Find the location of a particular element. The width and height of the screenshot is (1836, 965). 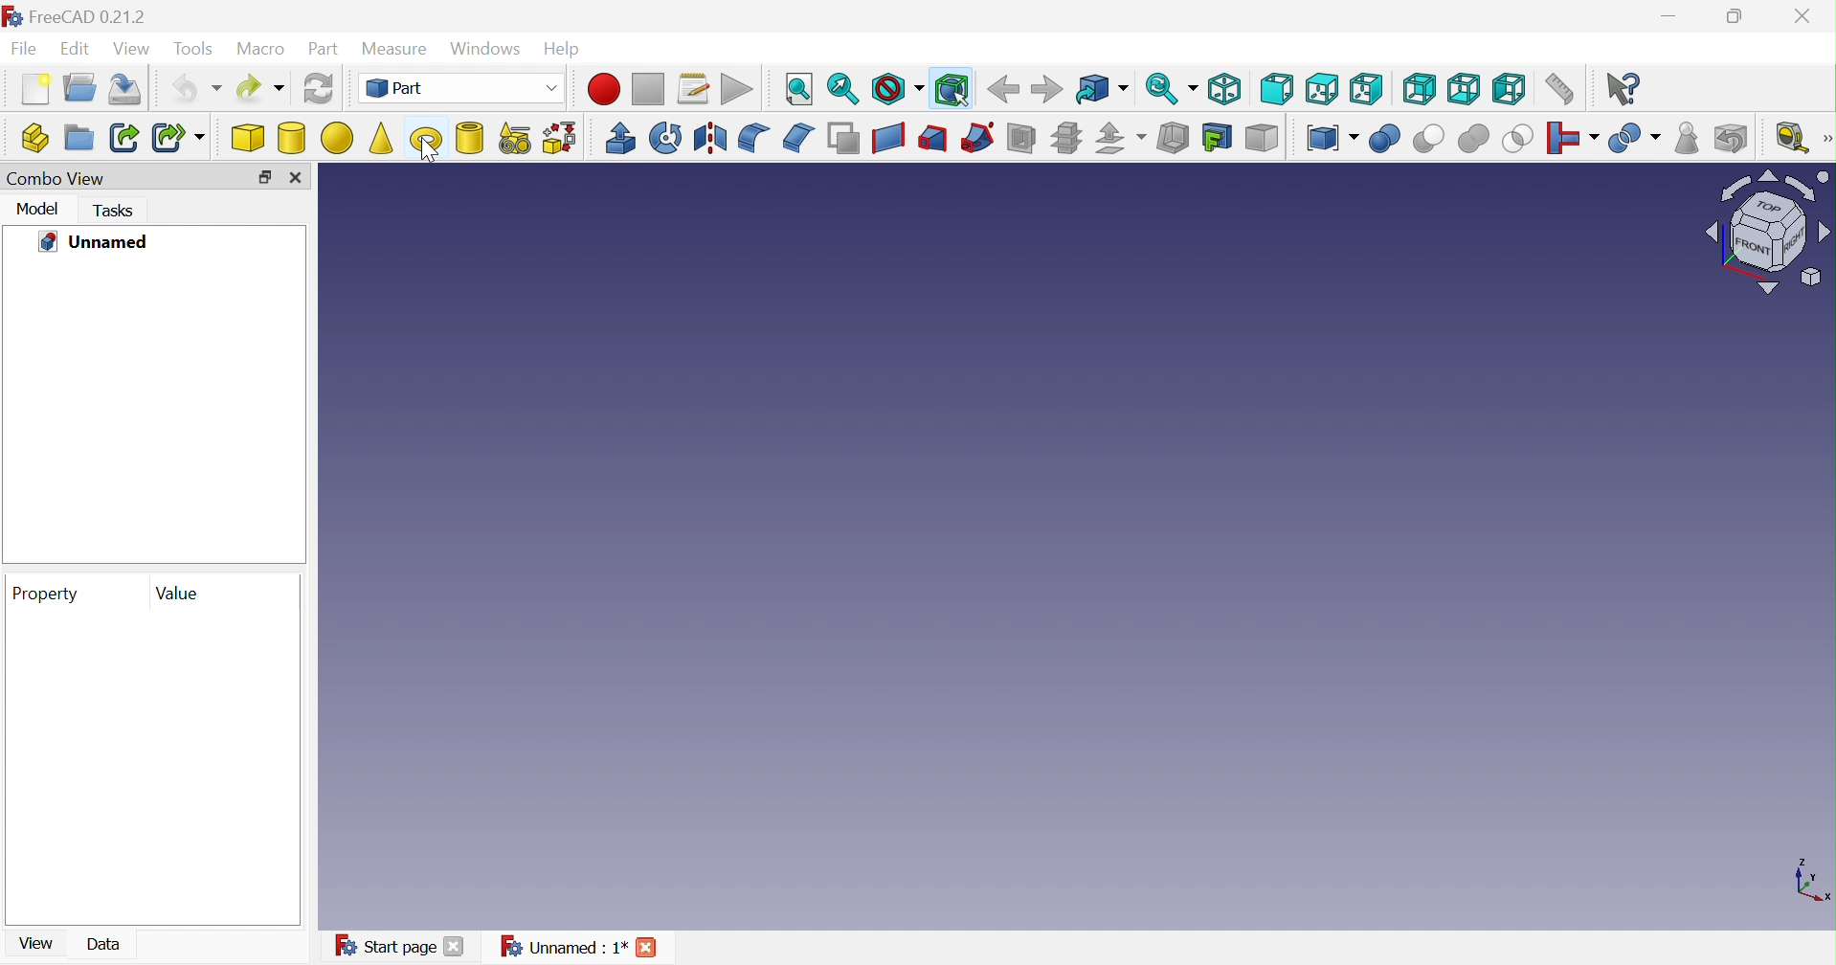

File is located at coordinates (25, 51).